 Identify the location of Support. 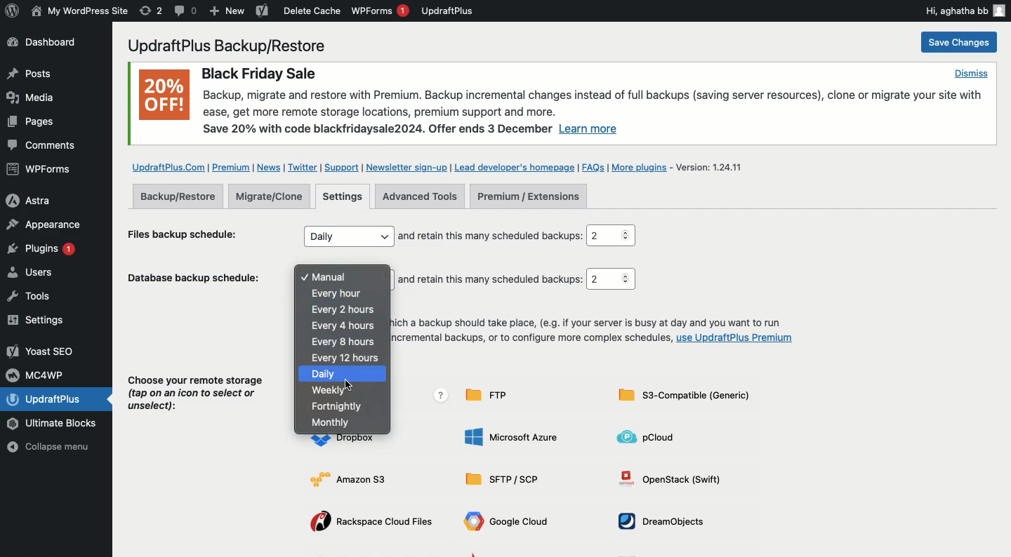
(341, 168).